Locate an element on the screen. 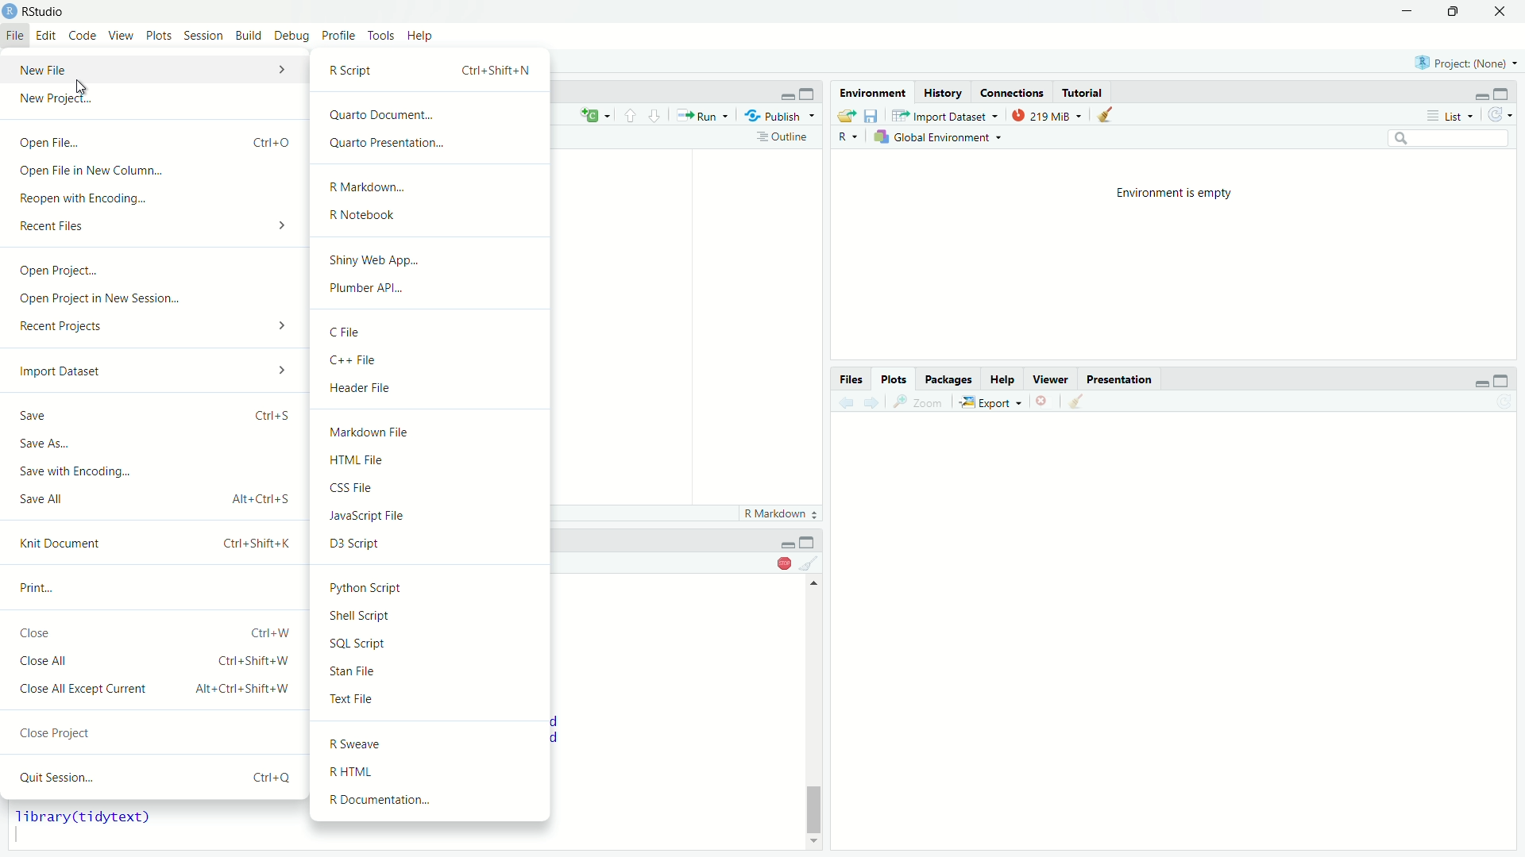 The height and width of the screenshot is (857, 1525).  is located at coordinates (786, 540).